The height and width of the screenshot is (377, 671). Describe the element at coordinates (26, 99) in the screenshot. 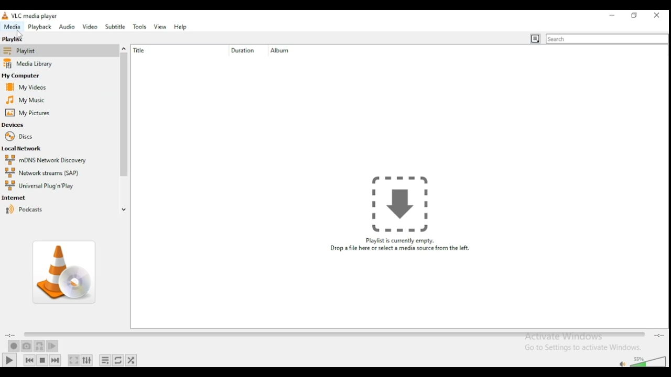

I see `my music` at that location.